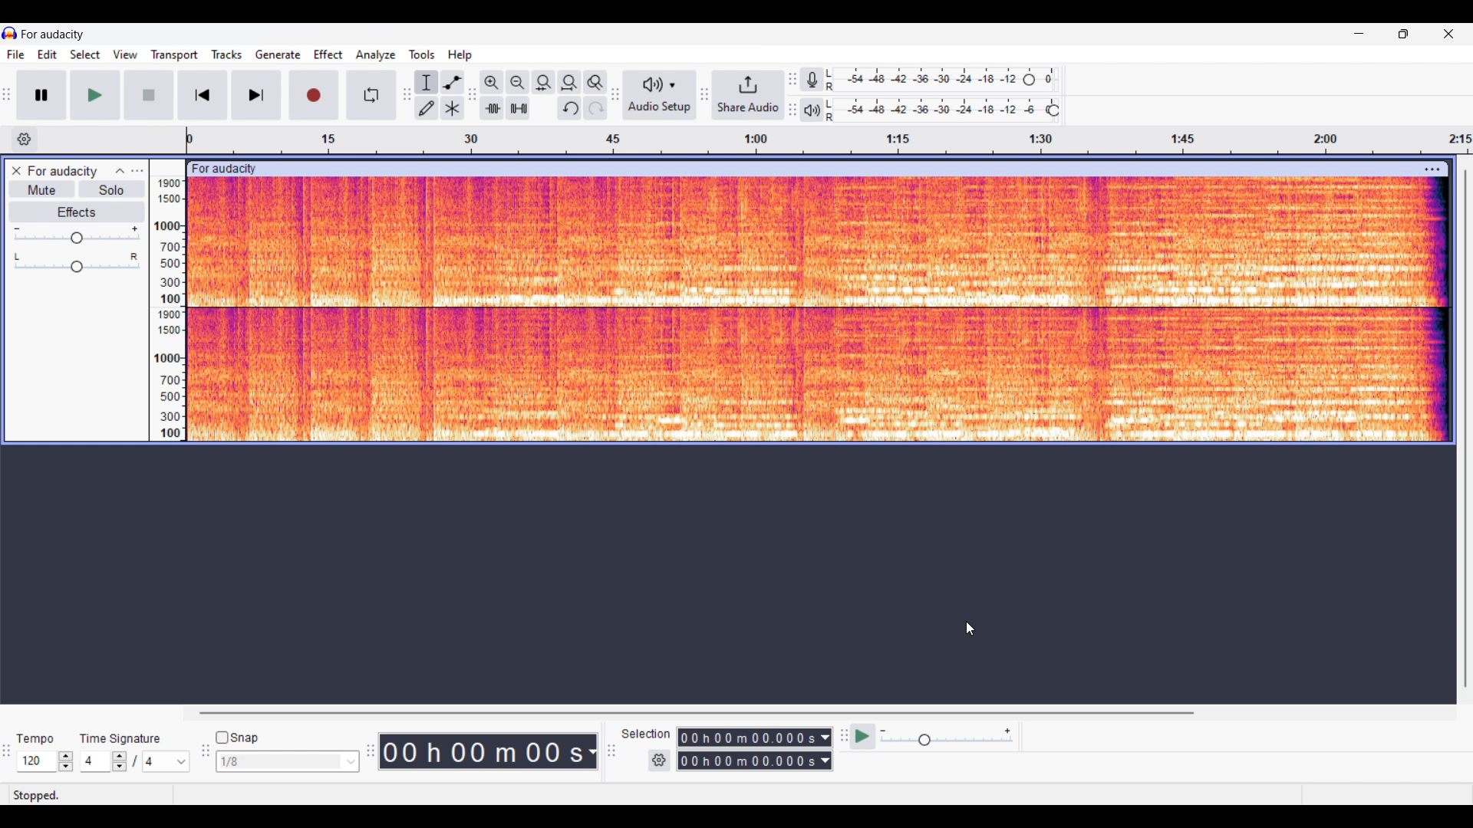 The image size is (1473, 828). What do you see at coordinates (227, 794) in the screenshot?
I see `Status bar information` at bounding box center [227, 794].